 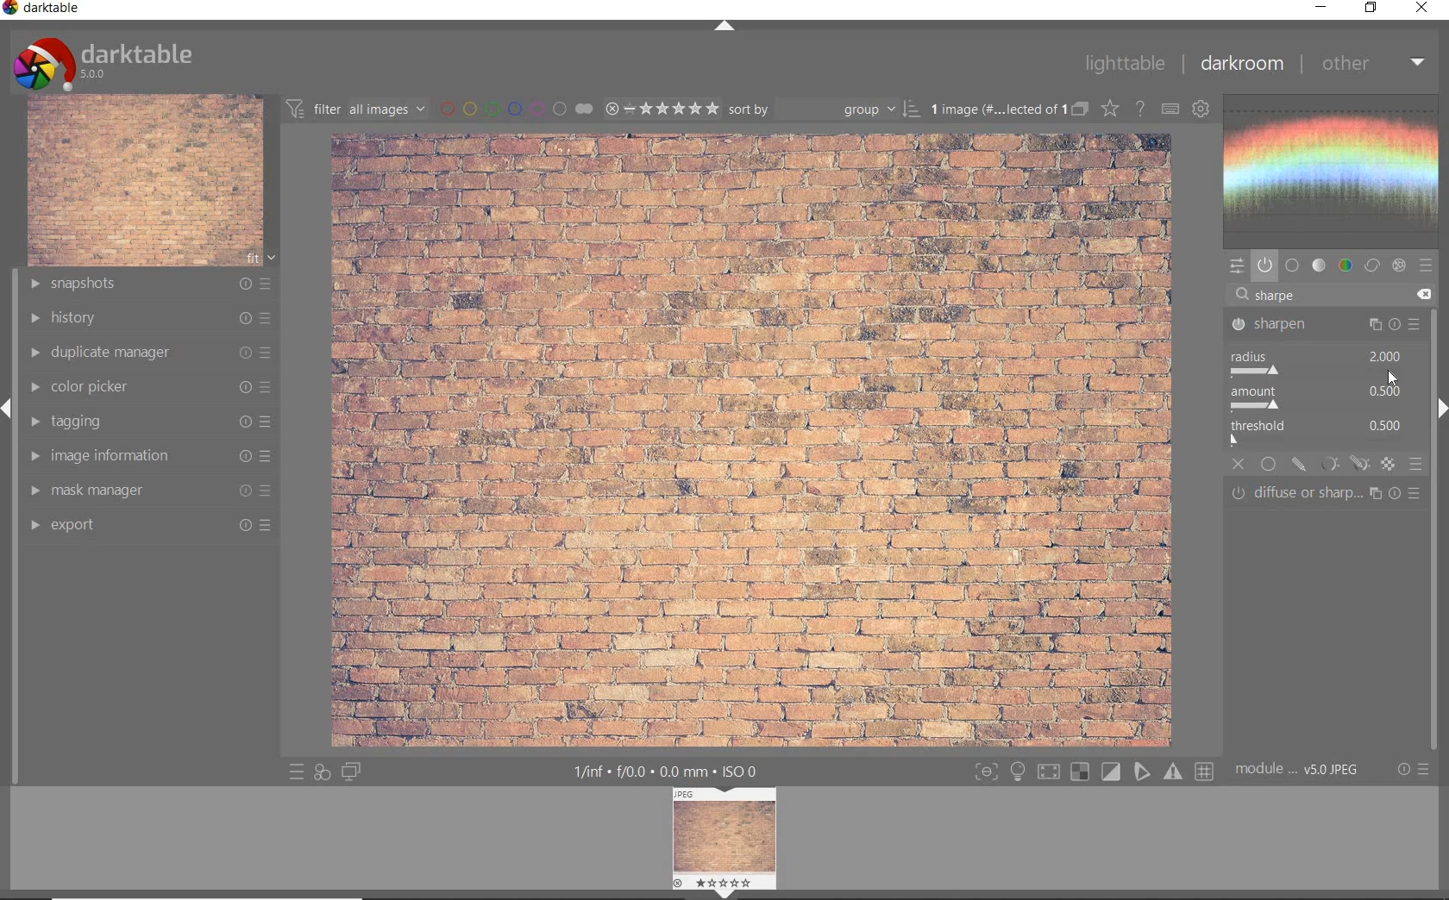 I want to click on history, so click(x=153, y=318).